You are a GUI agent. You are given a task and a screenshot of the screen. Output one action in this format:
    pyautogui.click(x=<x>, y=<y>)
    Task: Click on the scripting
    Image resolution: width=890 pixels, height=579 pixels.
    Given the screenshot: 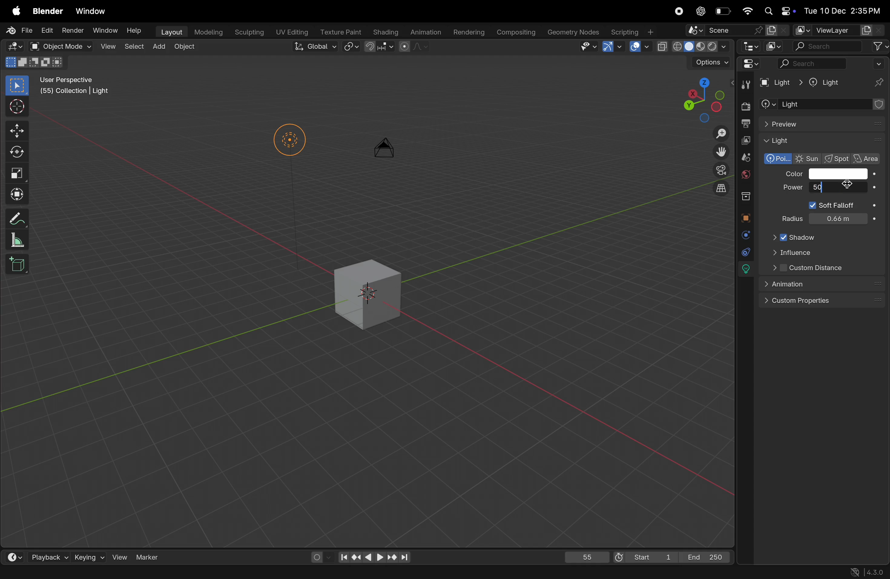 What is the action you would take?
    pyautogui.click(x=633, y=32)
    